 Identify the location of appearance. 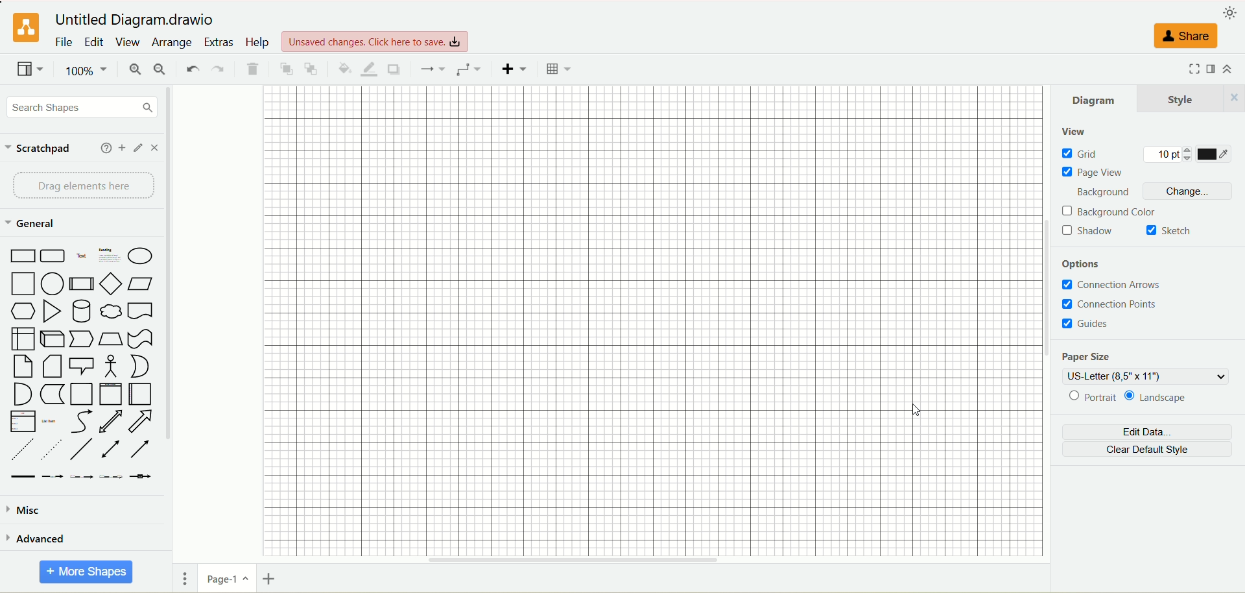
(1231, 13).